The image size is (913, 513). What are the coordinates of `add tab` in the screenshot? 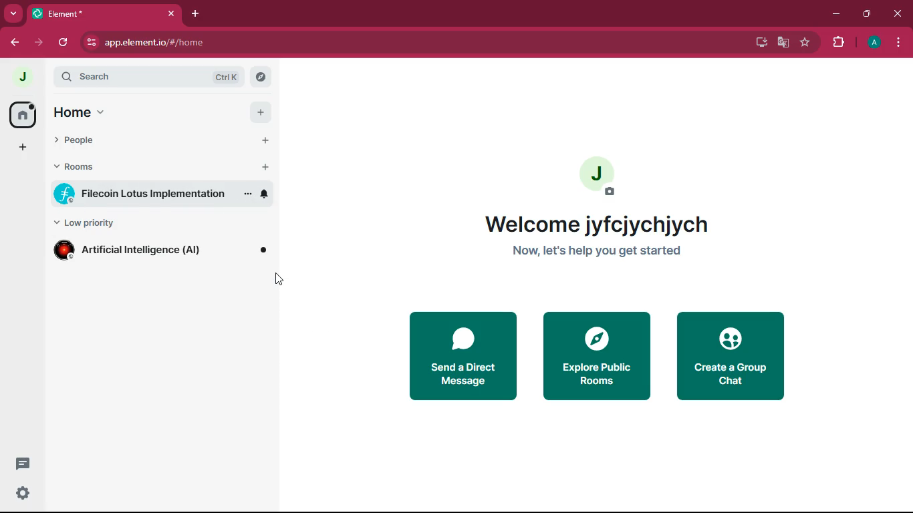 It's located at (198, 15).